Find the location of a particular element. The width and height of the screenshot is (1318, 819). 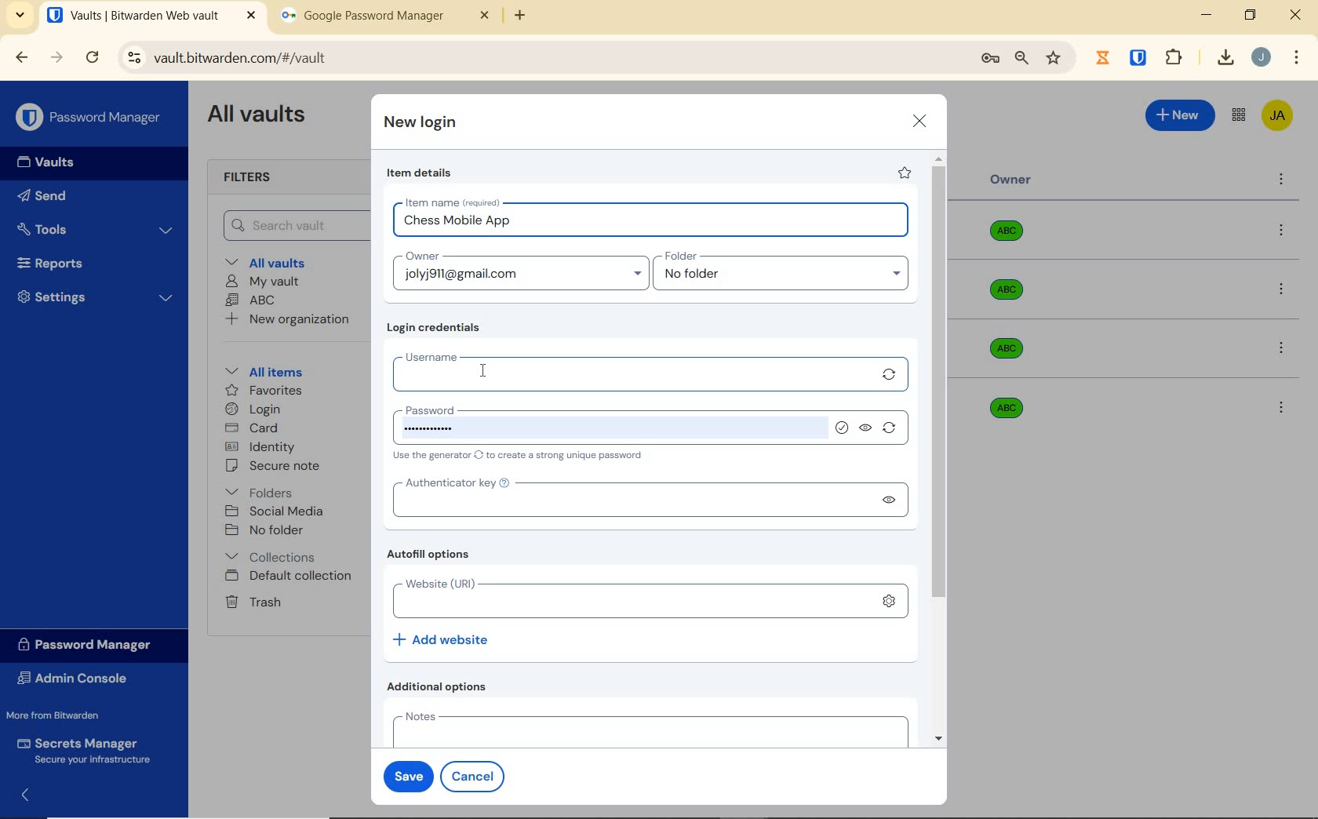

zoom is located at coordinates (1021, 58).